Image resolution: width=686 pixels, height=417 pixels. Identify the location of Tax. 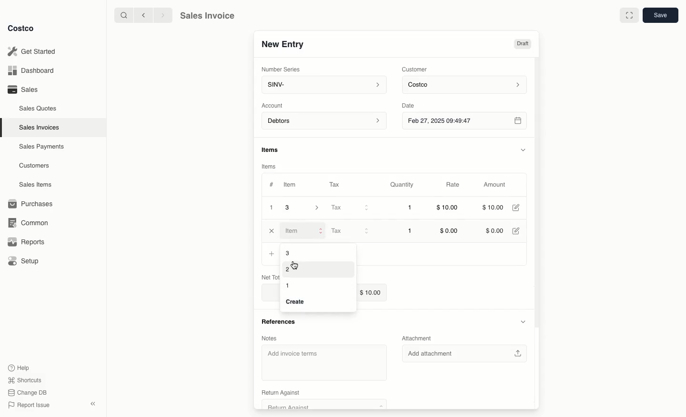
(349, 208).